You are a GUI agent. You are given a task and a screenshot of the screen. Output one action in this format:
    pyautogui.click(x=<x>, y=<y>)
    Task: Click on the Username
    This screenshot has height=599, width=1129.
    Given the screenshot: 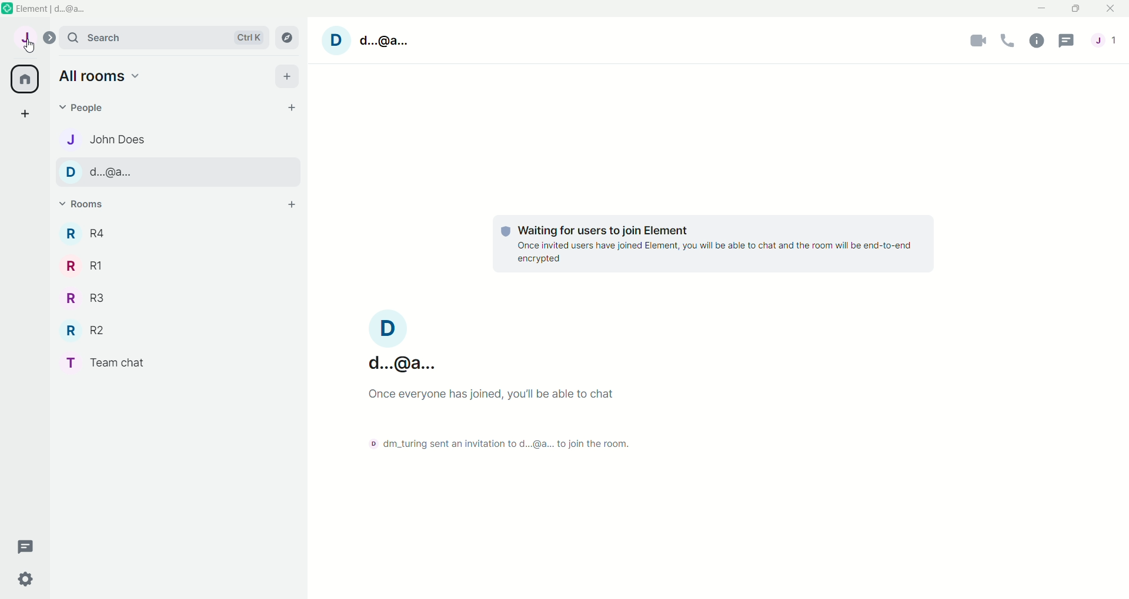 What is the action you would take?
    pyautogui.click(x=400, y=339)
    